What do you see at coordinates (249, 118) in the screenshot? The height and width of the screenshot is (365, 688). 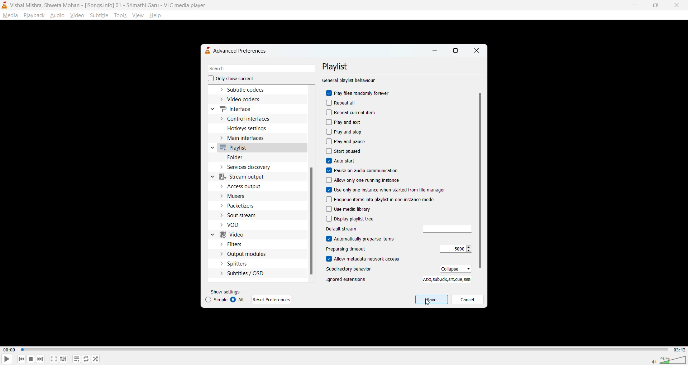 I see `control interfaces` at bounding box center [249, 118].